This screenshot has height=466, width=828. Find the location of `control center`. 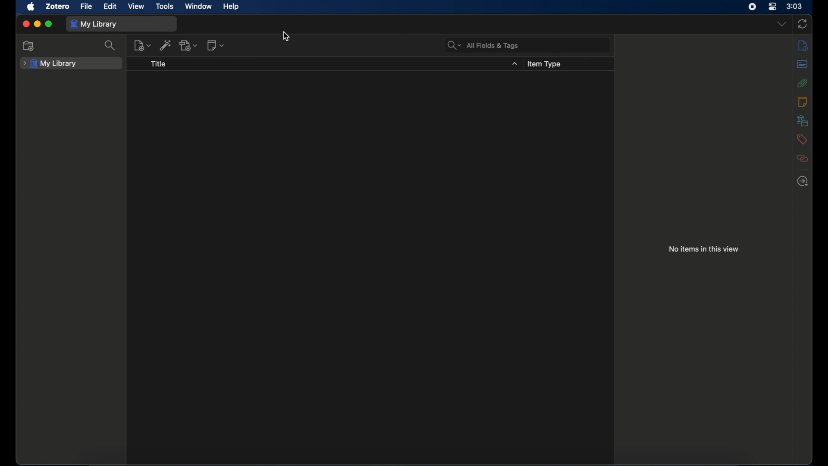

control center is located at coordinates (772, 6).